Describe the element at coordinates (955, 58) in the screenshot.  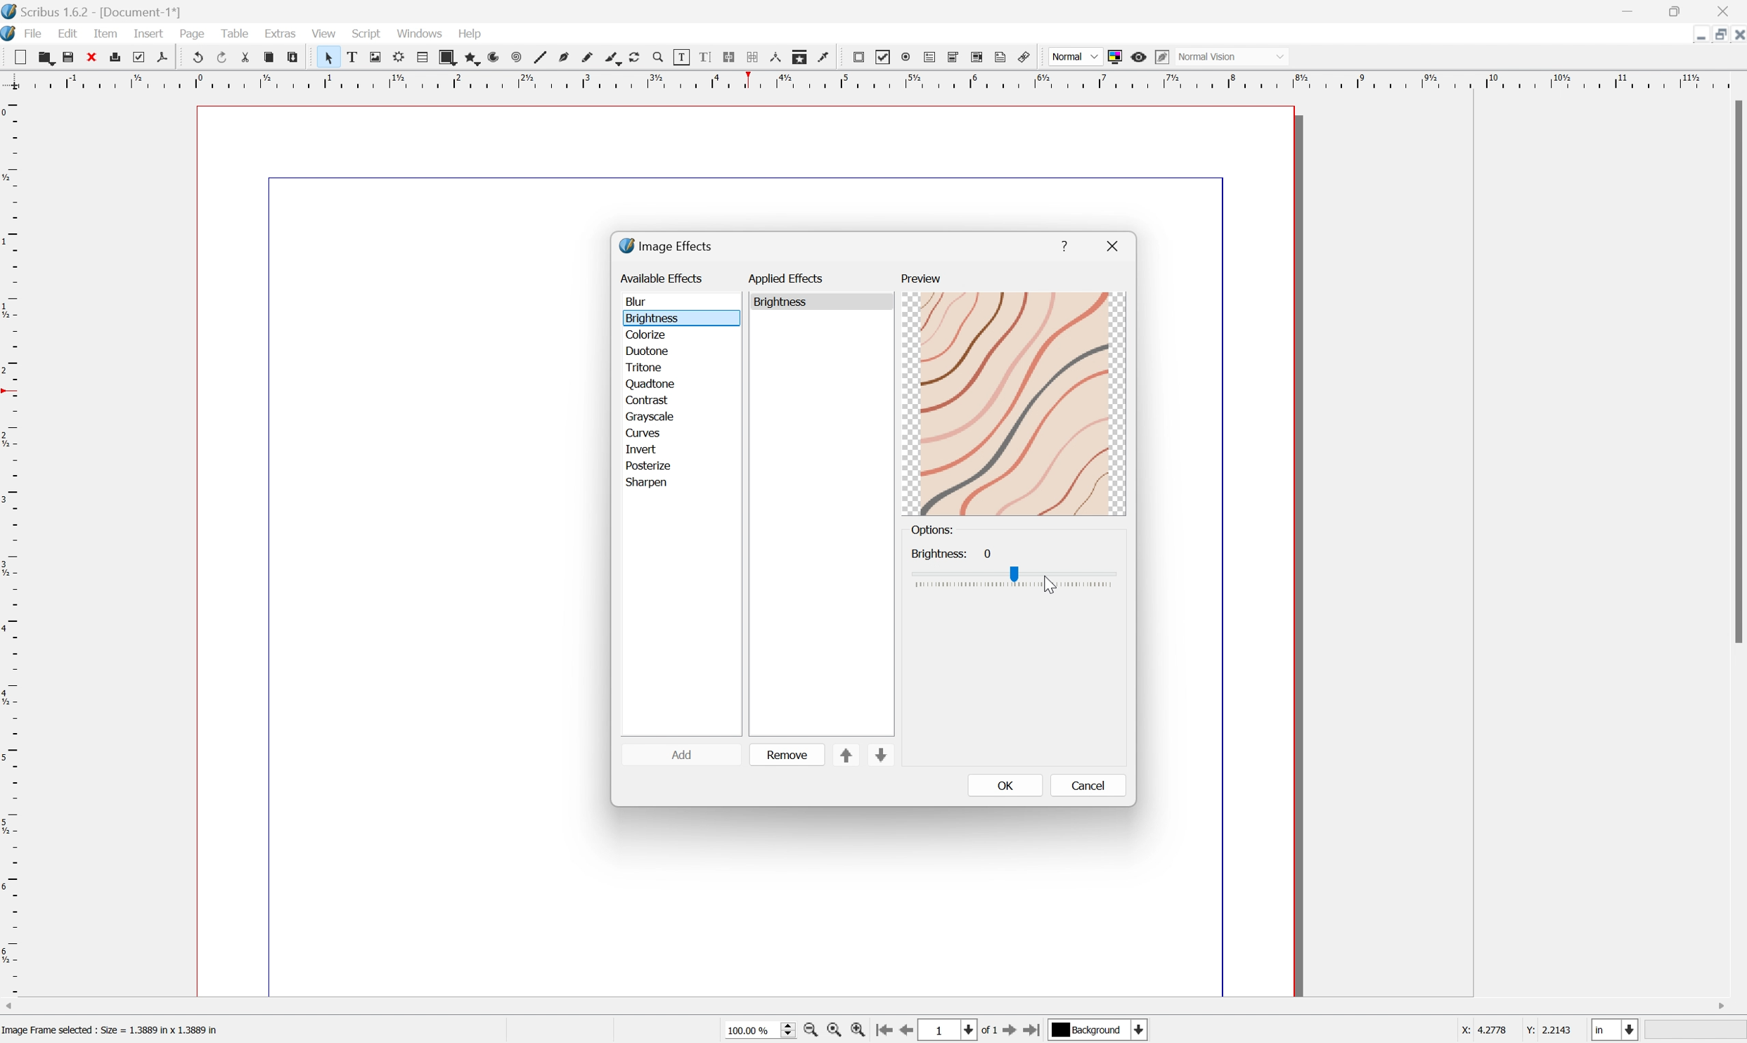
I see `PDF combo box` at that location.